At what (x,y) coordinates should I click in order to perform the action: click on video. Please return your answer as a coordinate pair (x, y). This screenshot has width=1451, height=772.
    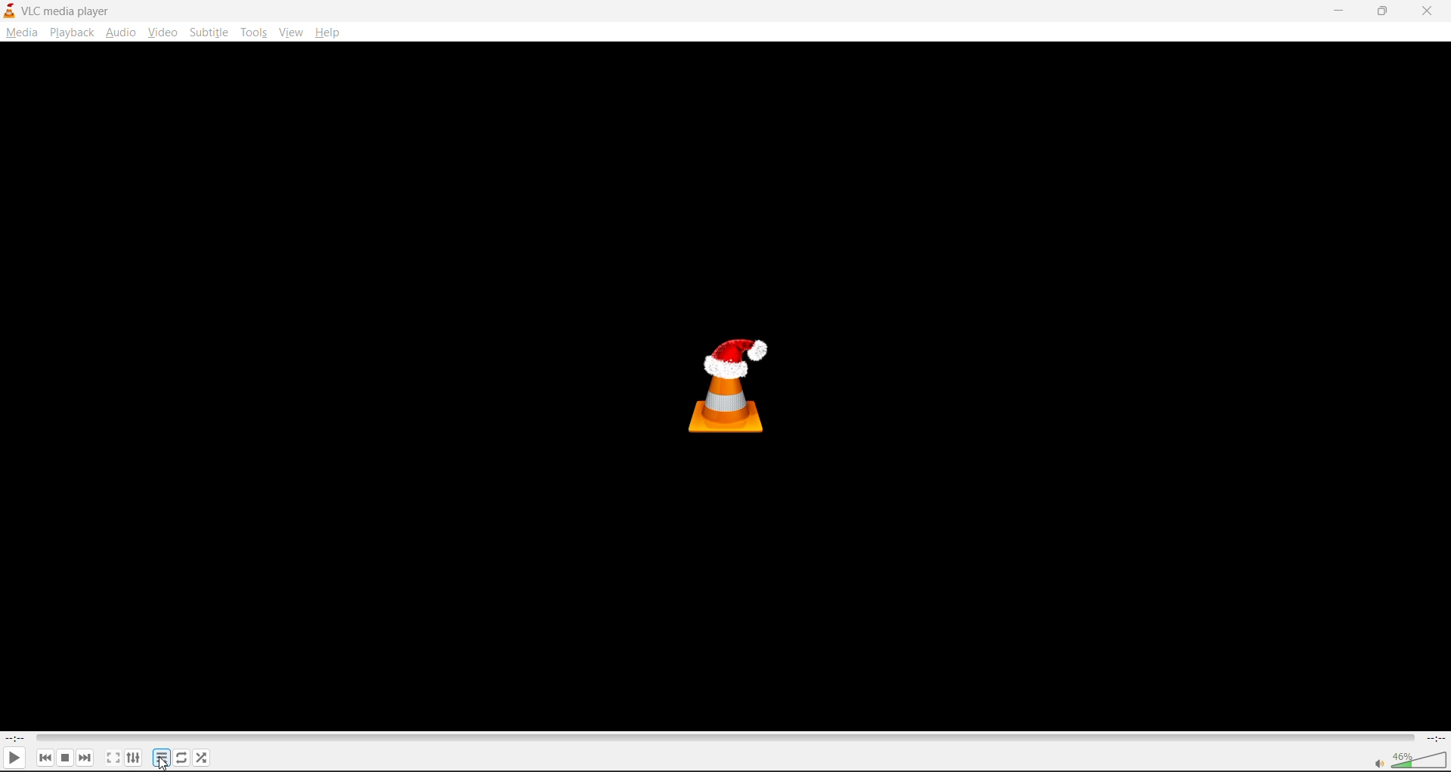
    Looking at the image, I should click on (162, 32).